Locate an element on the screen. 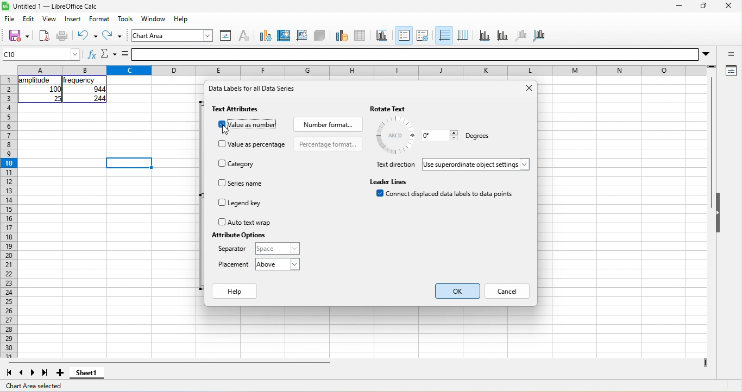 This screenshot has width=742, height=392. horizontal scroll bar is located at coordinates (169, 363).